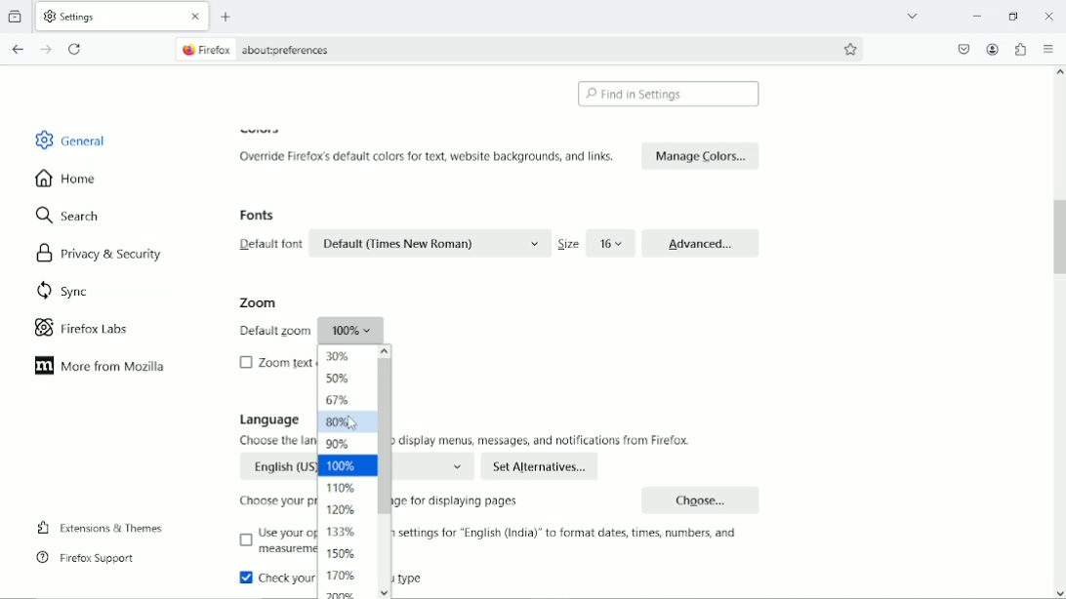  Describe the element at coordinates (344, 576) in the screenshot. I see `170%` at that location.